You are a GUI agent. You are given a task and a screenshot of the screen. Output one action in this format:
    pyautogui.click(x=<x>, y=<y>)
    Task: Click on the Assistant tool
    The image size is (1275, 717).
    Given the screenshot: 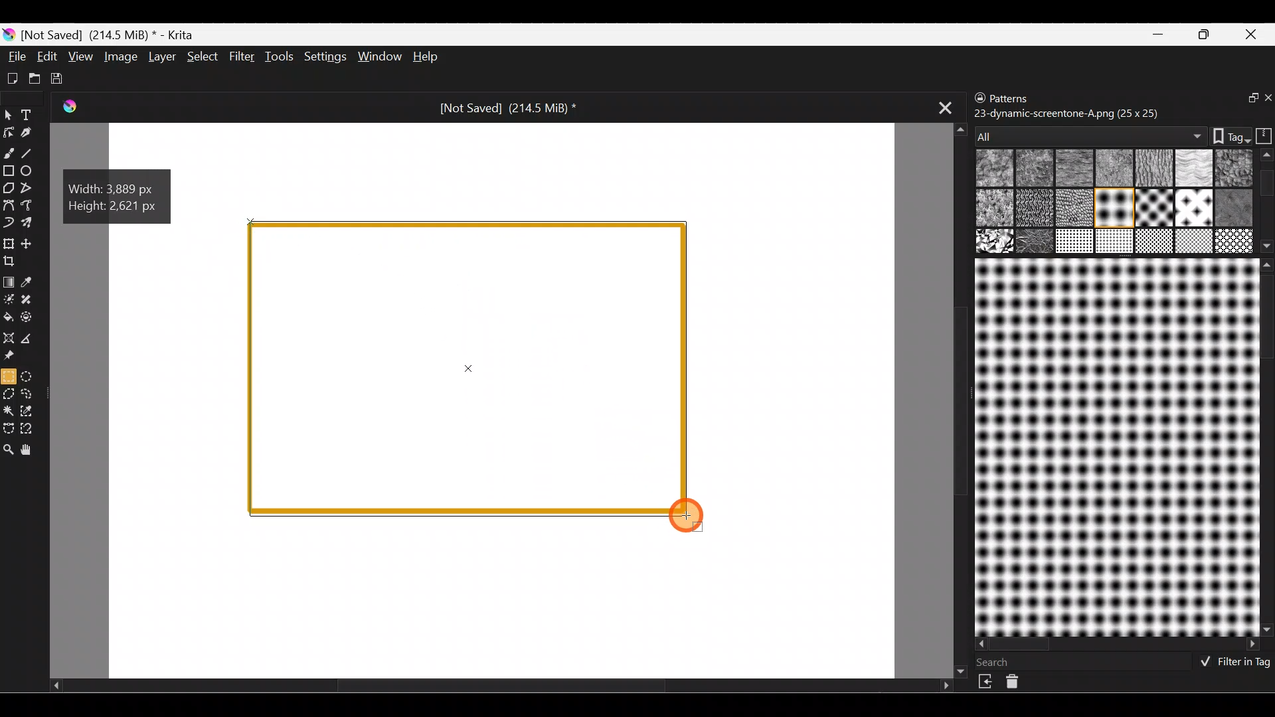 What is the action you would take?
    pyautogui.click(x=9, y=337)
    